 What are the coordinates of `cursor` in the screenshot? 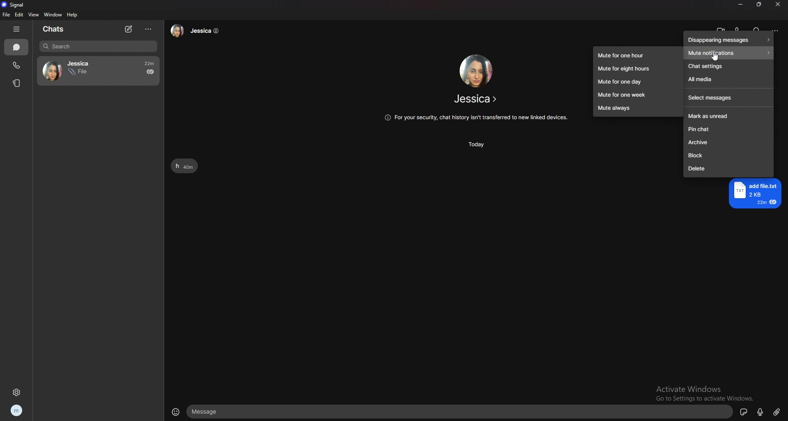 It's located at (716, 57).